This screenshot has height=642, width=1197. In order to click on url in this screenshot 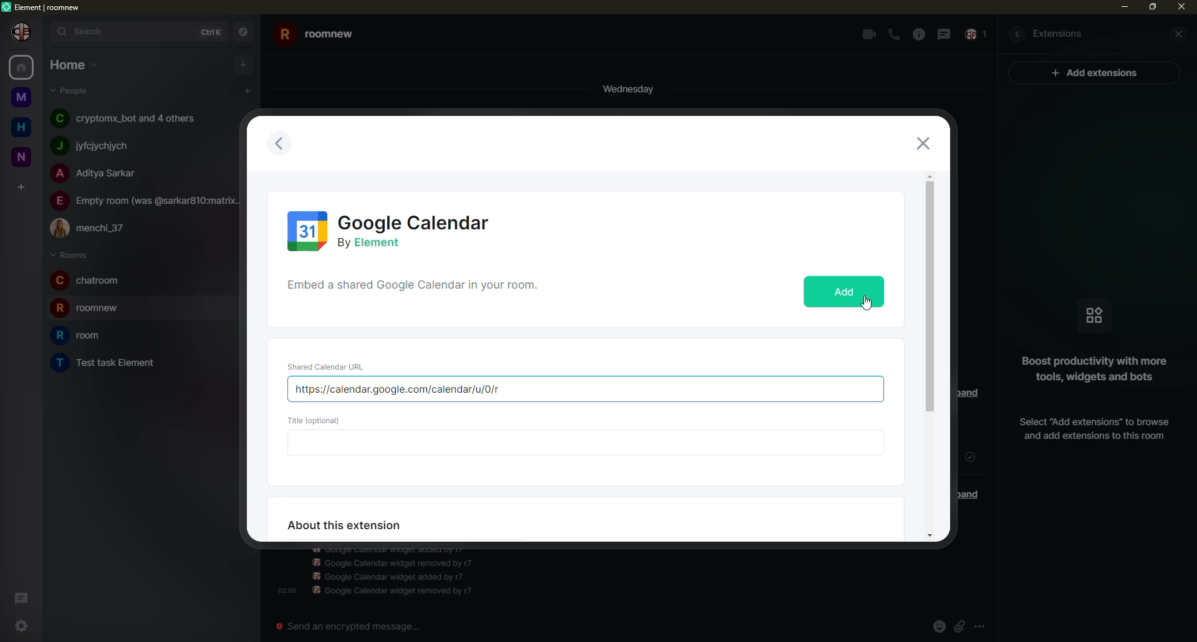, I will do `click(330, 365)`.